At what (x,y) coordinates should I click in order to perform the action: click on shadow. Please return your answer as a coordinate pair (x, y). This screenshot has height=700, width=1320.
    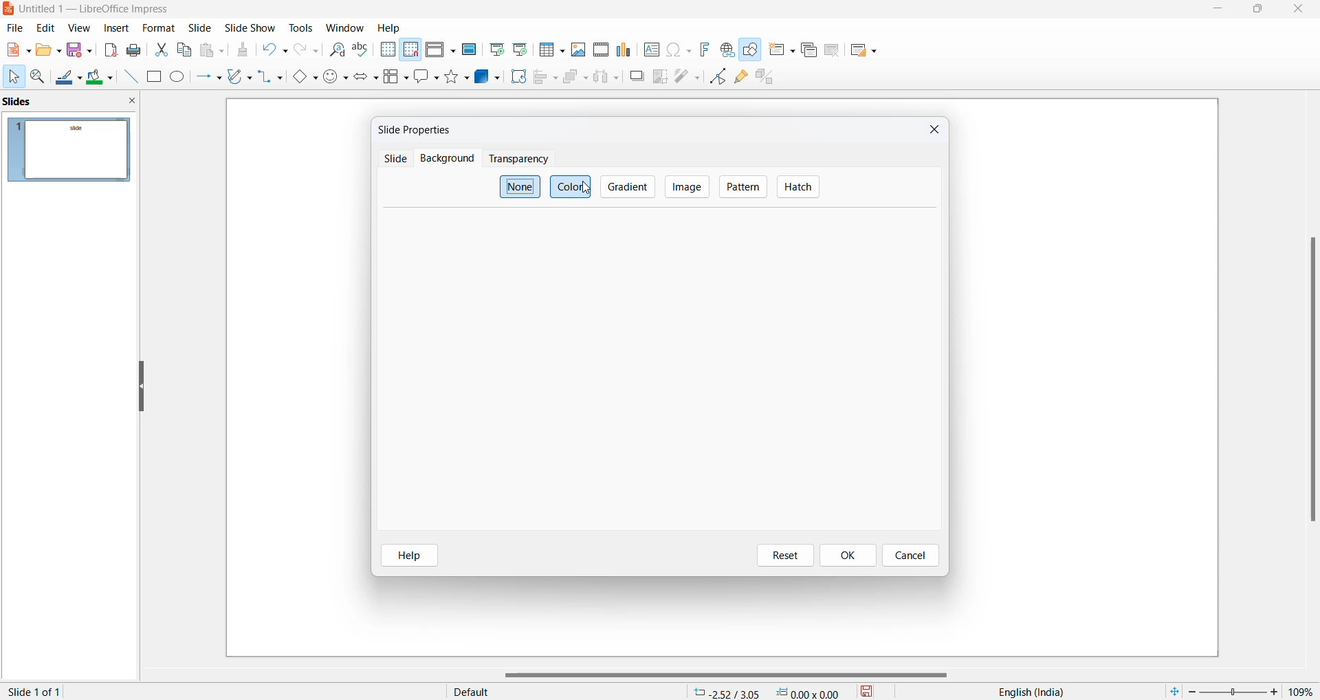
    Looking at the image, I should click on (637, 76).